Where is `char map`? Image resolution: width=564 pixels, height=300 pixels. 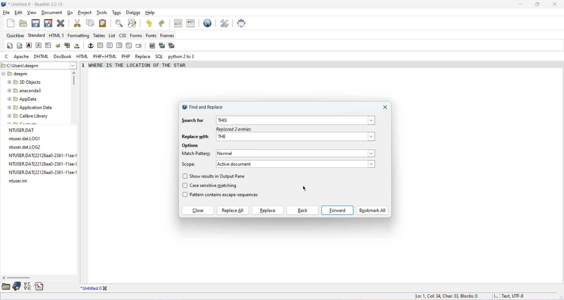
char map is located at coordinates (28, 286).